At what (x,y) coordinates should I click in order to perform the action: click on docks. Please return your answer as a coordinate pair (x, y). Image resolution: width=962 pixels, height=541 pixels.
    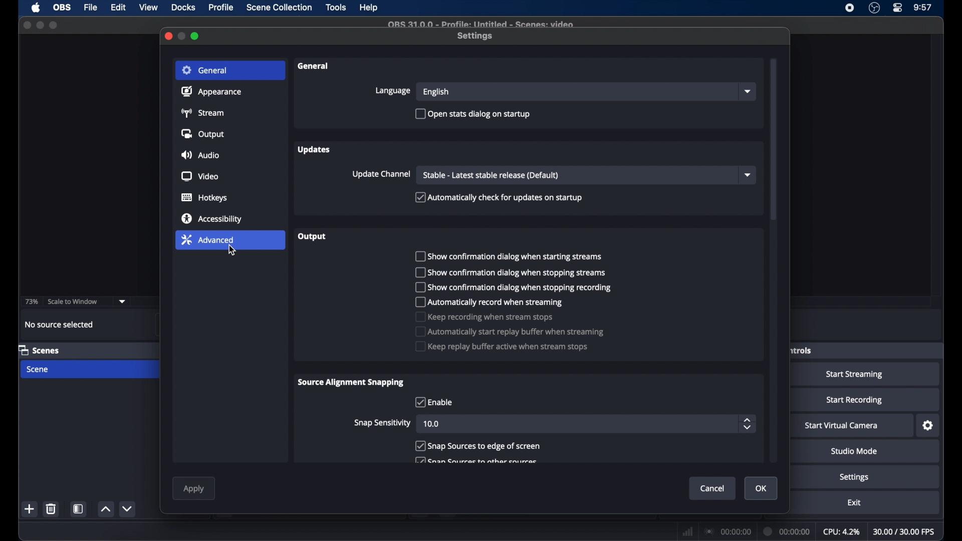
    Looking at the image, I should click on (183, 8).